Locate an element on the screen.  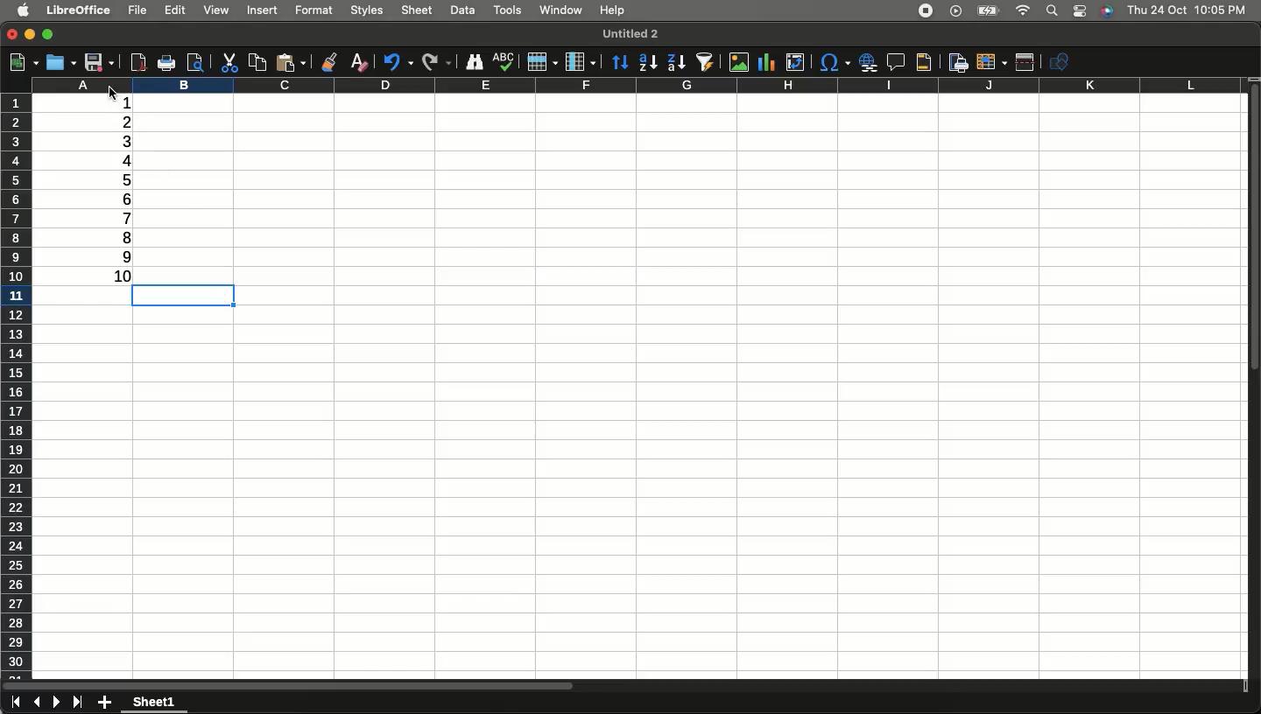
5 is located at coordinates (124, 180).